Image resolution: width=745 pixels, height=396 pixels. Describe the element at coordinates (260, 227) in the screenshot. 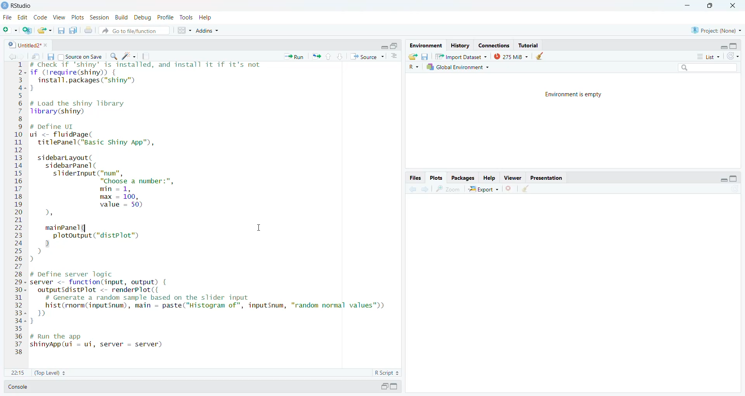

I see `cursor` at that location.